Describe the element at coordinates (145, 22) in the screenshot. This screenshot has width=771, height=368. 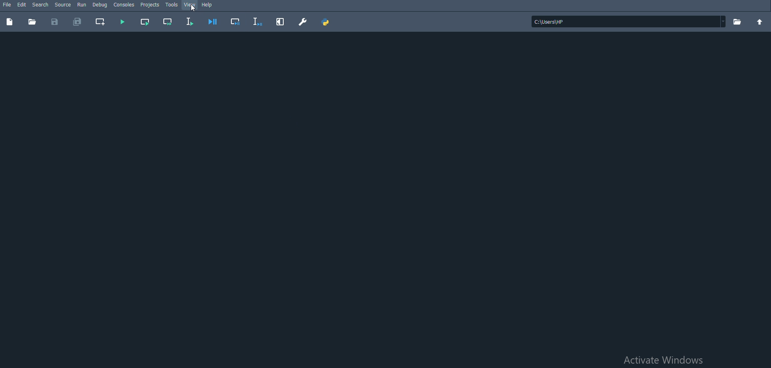
I see `Run current cell` at that location.